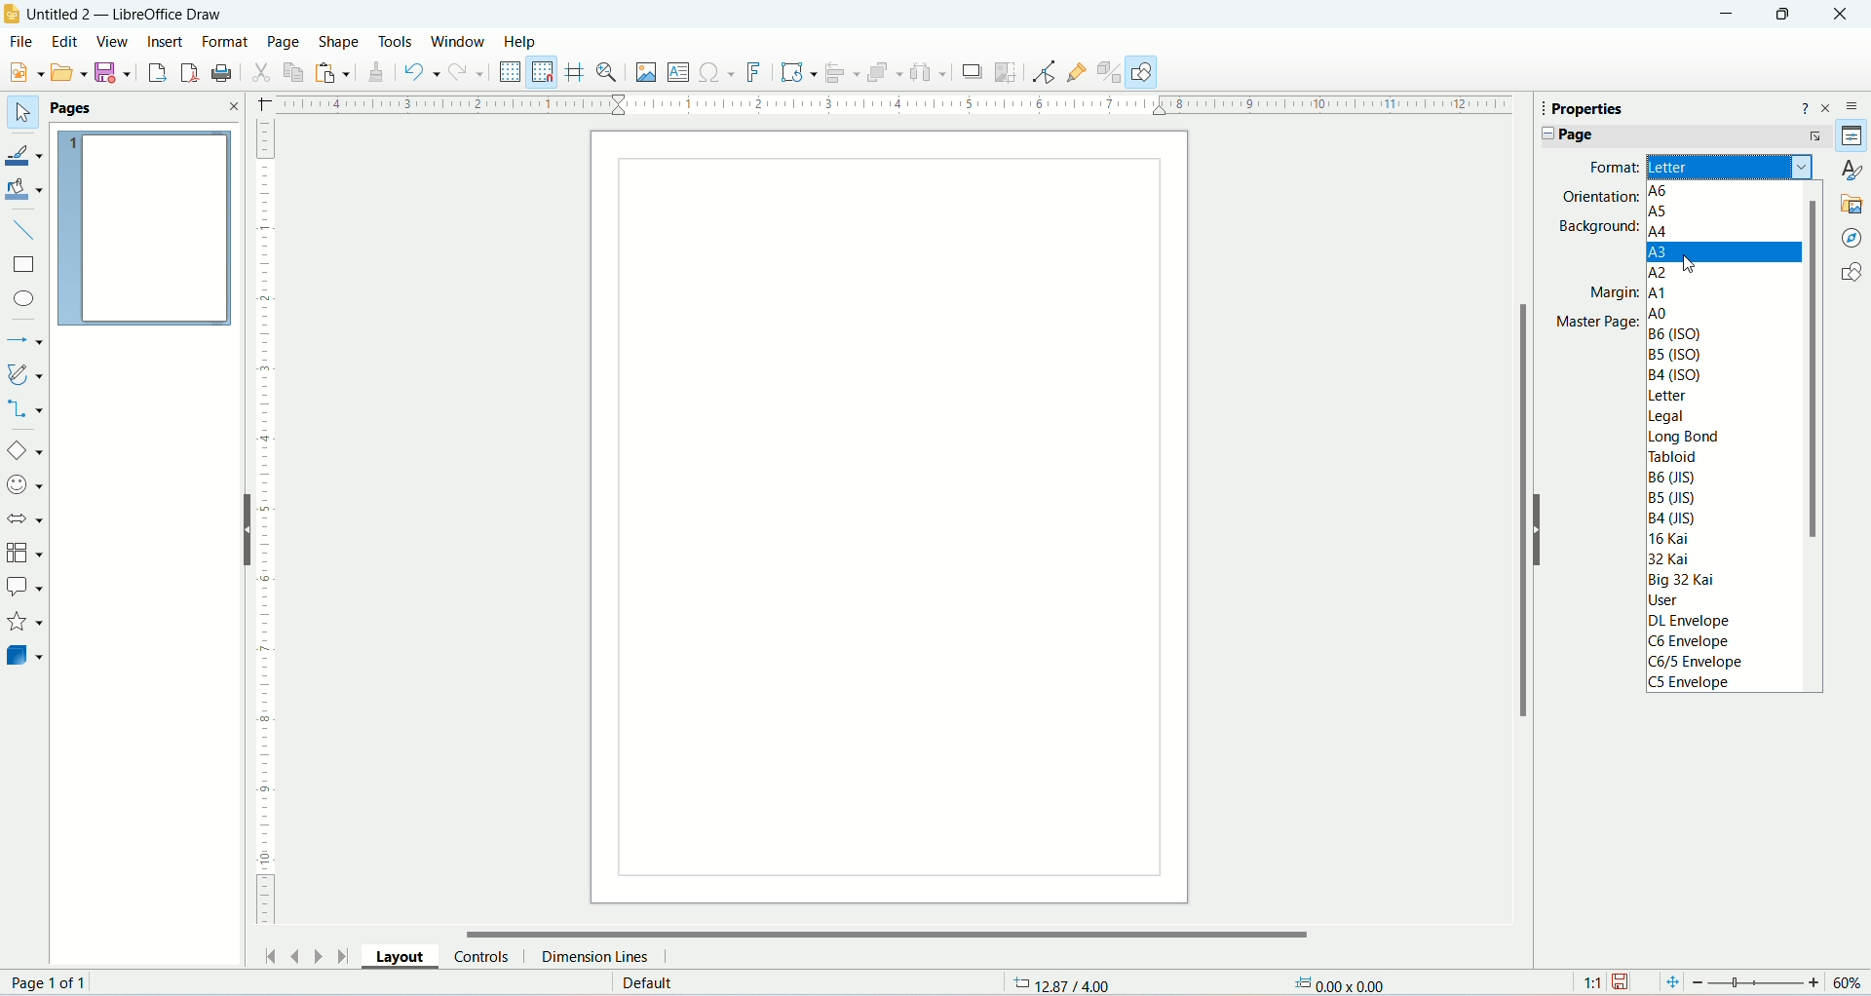 The image size is (1871, 996). I want to click on Format, so click(1605, 168).